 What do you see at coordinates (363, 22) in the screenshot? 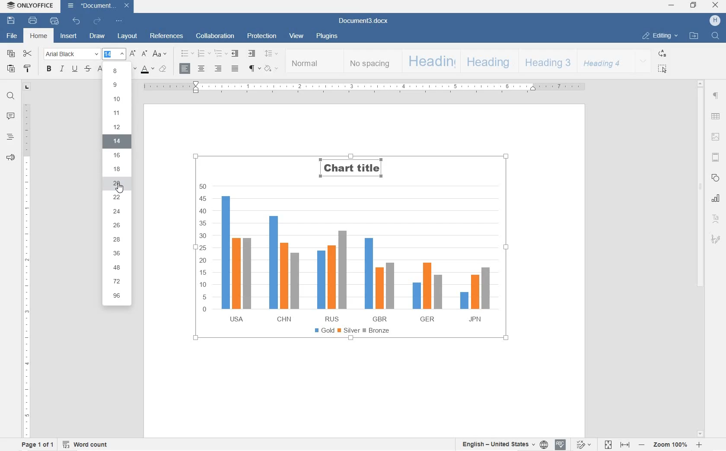
I see `Document3.docx` at bounding box center [363, 22].